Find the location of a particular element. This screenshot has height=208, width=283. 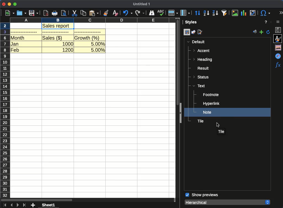

pivot table is located at coordinates (252, 13).